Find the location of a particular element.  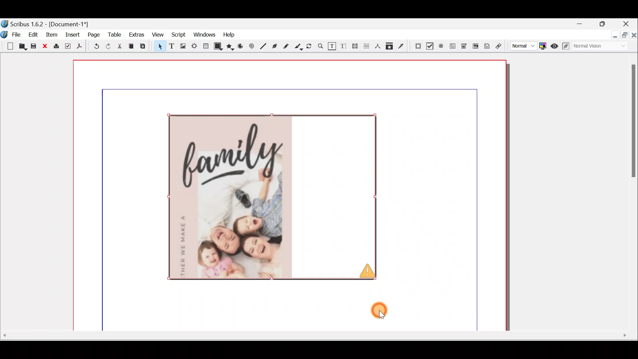

Shape is located at coordinates (218, 46).